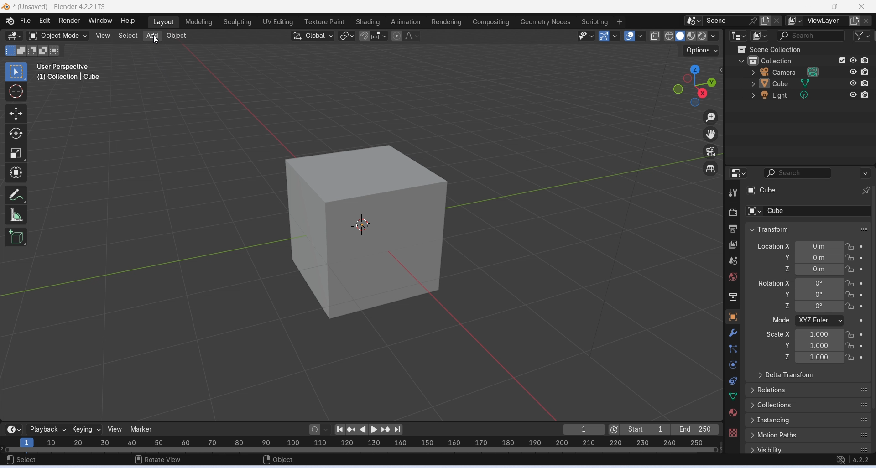  I want to click on Viewport shading, so click(686, 36).